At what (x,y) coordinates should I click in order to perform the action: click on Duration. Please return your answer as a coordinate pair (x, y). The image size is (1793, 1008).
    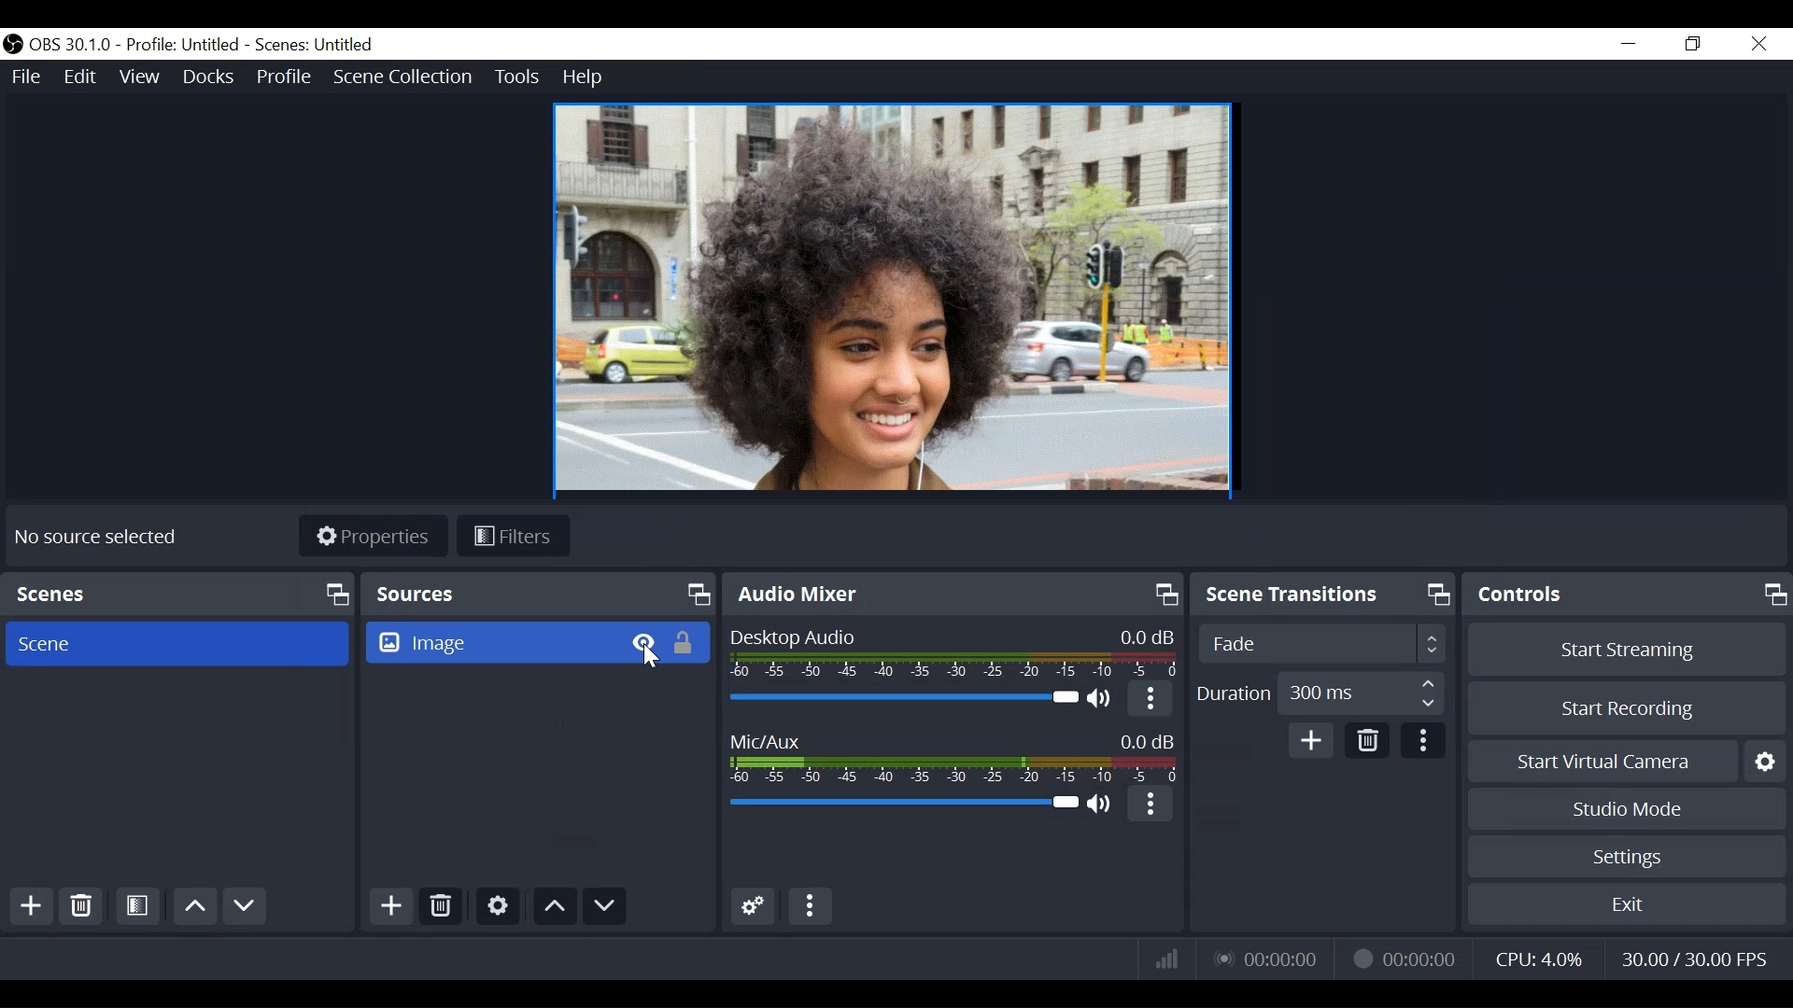
    Looking at the image, I should click on (1321, 693).